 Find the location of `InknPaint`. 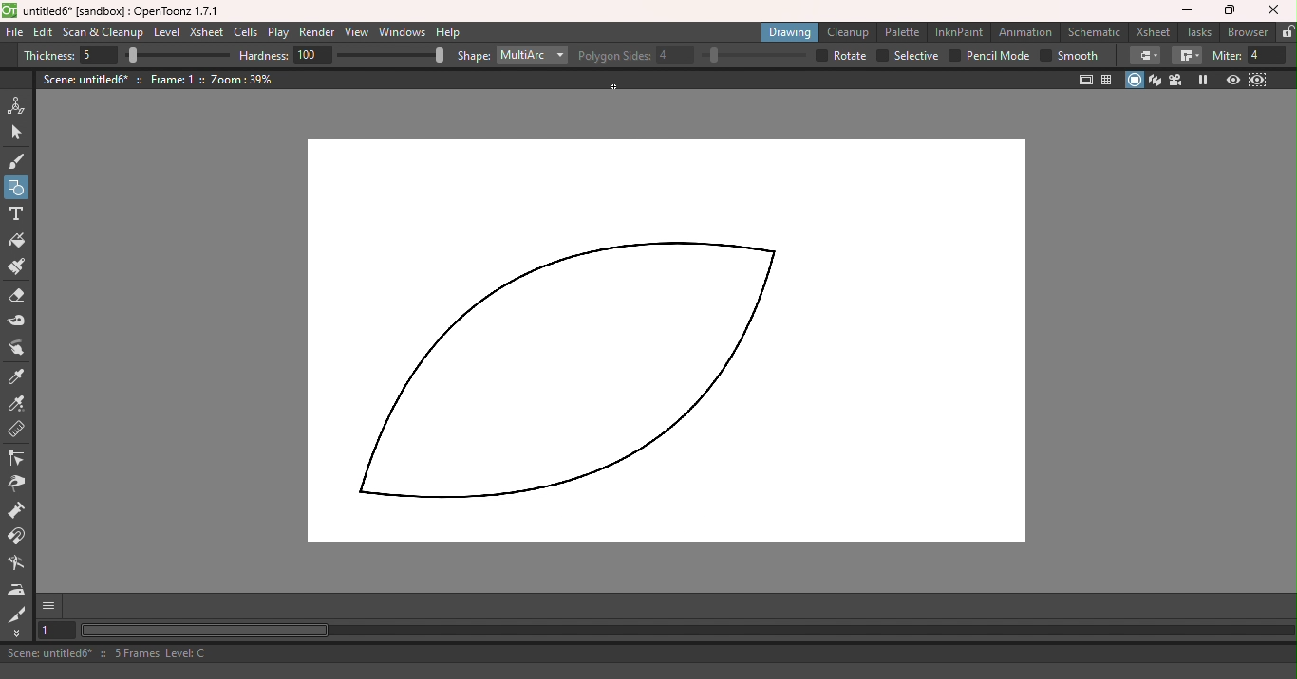

InknPaint is located at coordinates (959, 32).